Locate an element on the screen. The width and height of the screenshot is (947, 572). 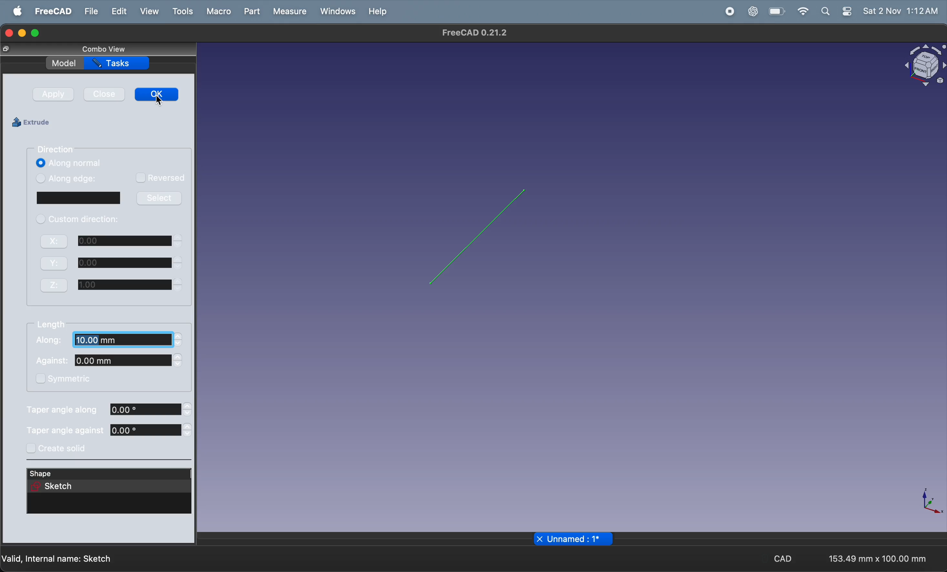
search is located at coordinates (826, 12).